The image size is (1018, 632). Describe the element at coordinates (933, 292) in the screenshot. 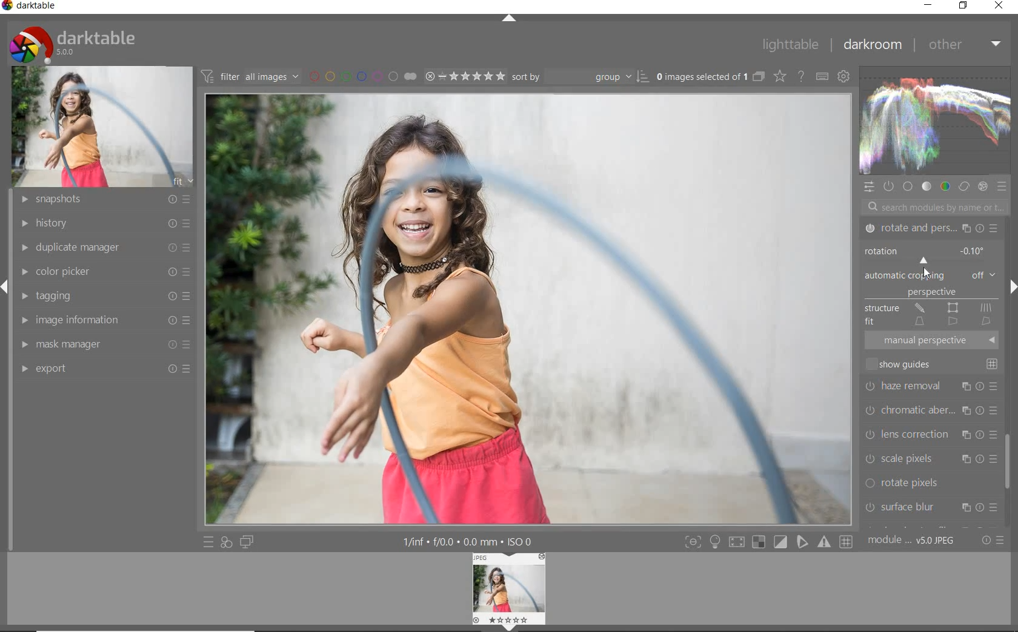

I see `PERSPECTIVE` at that location.